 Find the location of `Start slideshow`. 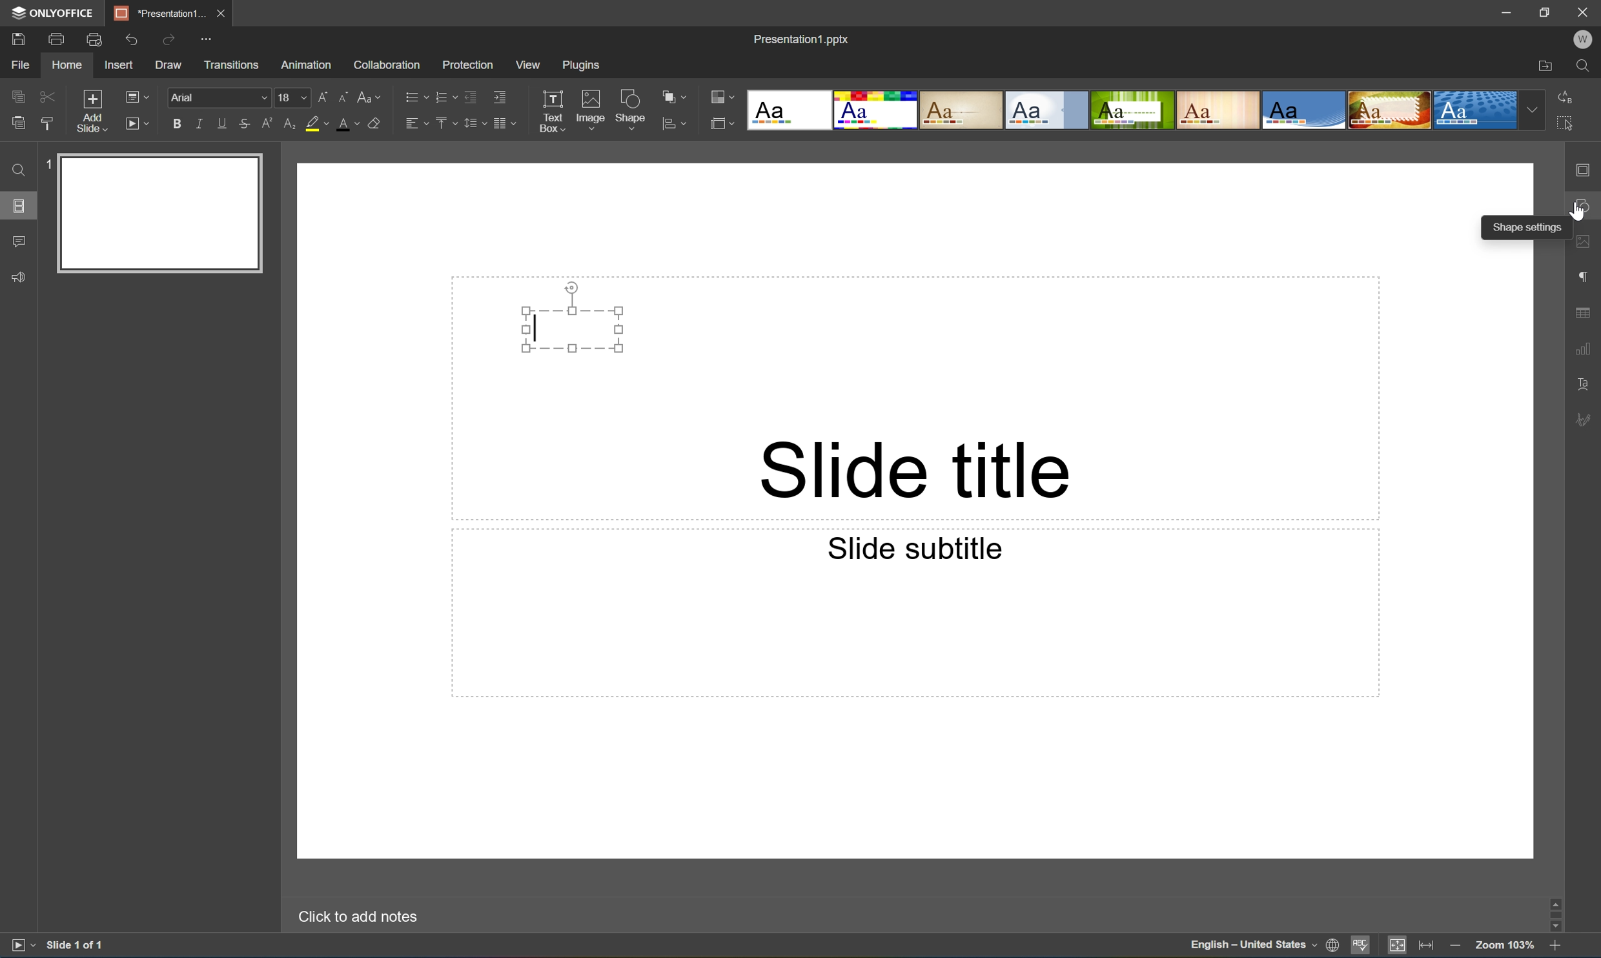

Start slideshow is located at coordinates (136, 122).